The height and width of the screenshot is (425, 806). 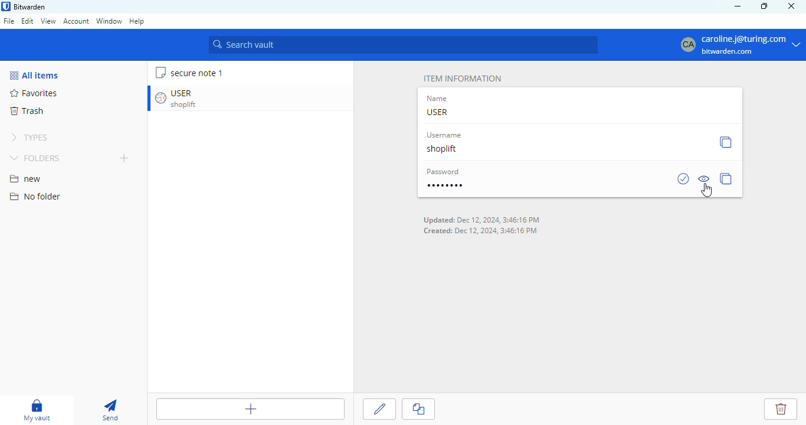 What do you see at coordinates (9, 21) in the screenshot?
I see `file` at bounding box center [9, 21].